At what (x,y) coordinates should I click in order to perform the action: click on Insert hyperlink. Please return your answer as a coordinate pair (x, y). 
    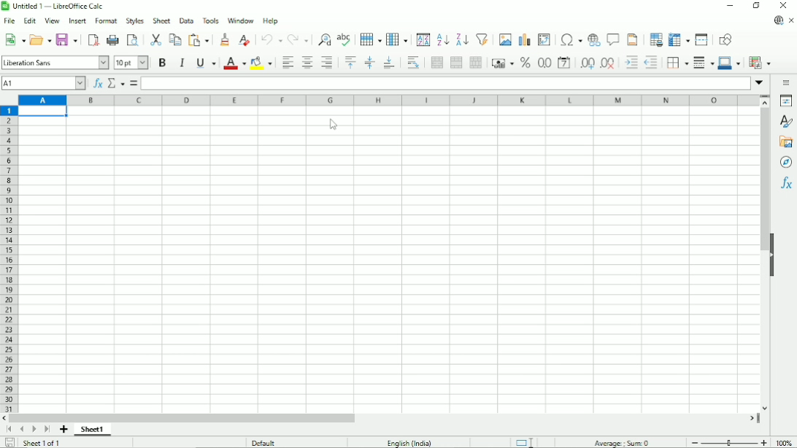
    Looking at the image, I should click on (594, 39).